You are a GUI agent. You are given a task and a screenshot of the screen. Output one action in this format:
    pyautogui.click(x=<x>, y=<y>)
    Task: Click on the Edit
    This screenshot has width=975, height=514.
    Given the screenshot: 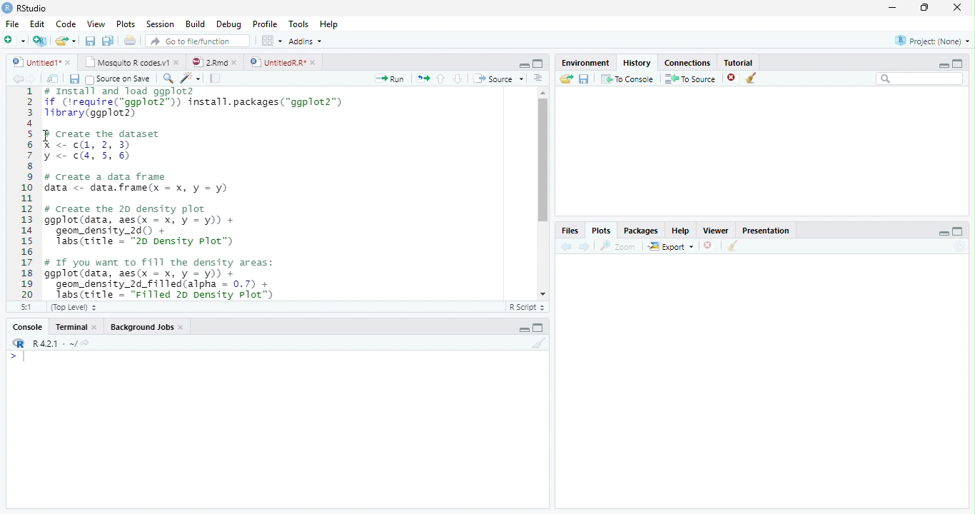 What is the action you would take?
    pyautogui.click(x=37, y=24)
    